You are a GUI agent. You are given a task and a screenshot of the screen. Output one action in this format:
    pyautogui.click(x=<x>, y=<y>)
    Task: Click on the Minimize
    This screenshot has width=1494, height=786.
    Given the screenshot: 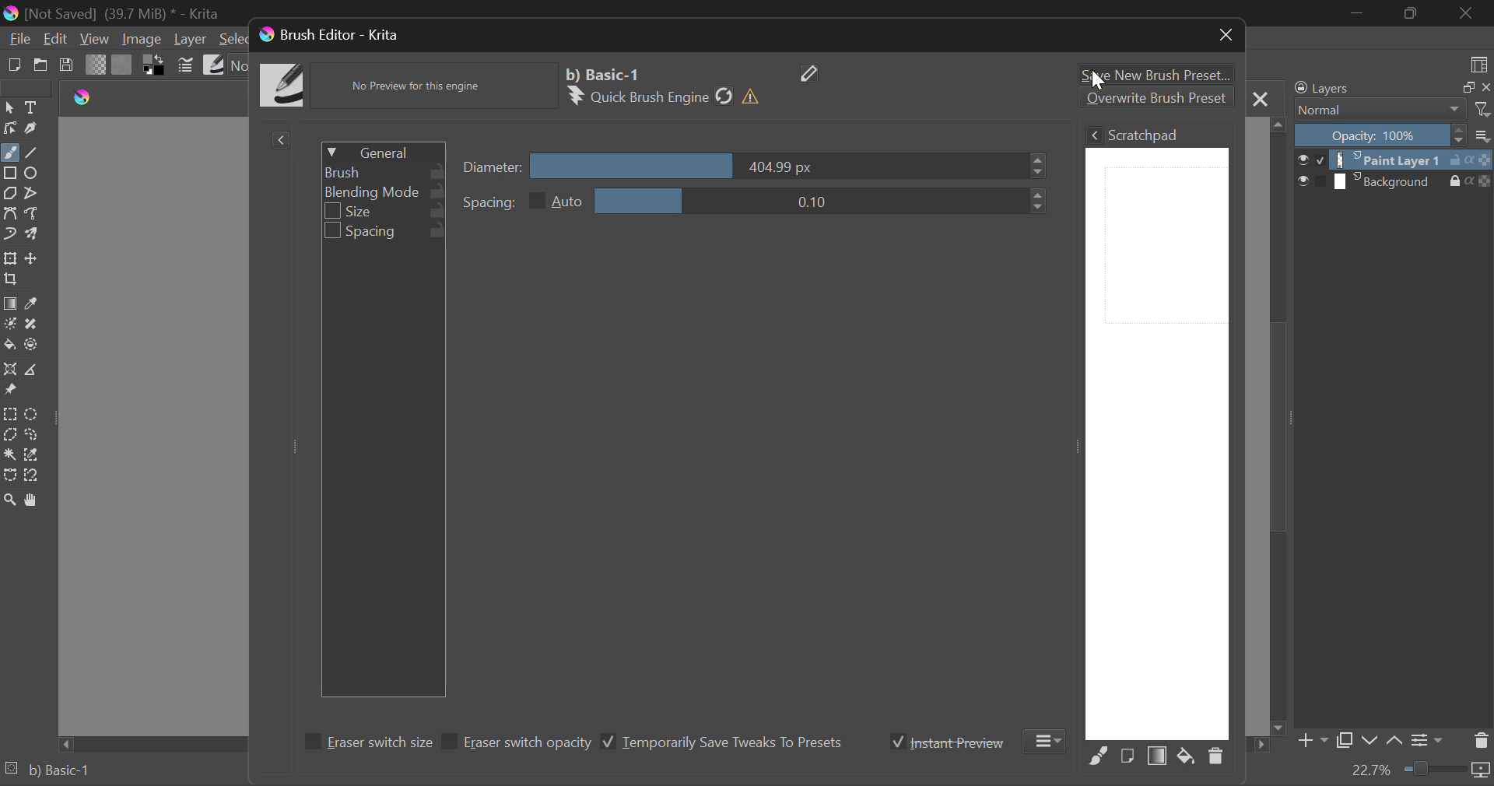 What is the action you would take?
    pyautogui.click(x=1412, y=13)
    